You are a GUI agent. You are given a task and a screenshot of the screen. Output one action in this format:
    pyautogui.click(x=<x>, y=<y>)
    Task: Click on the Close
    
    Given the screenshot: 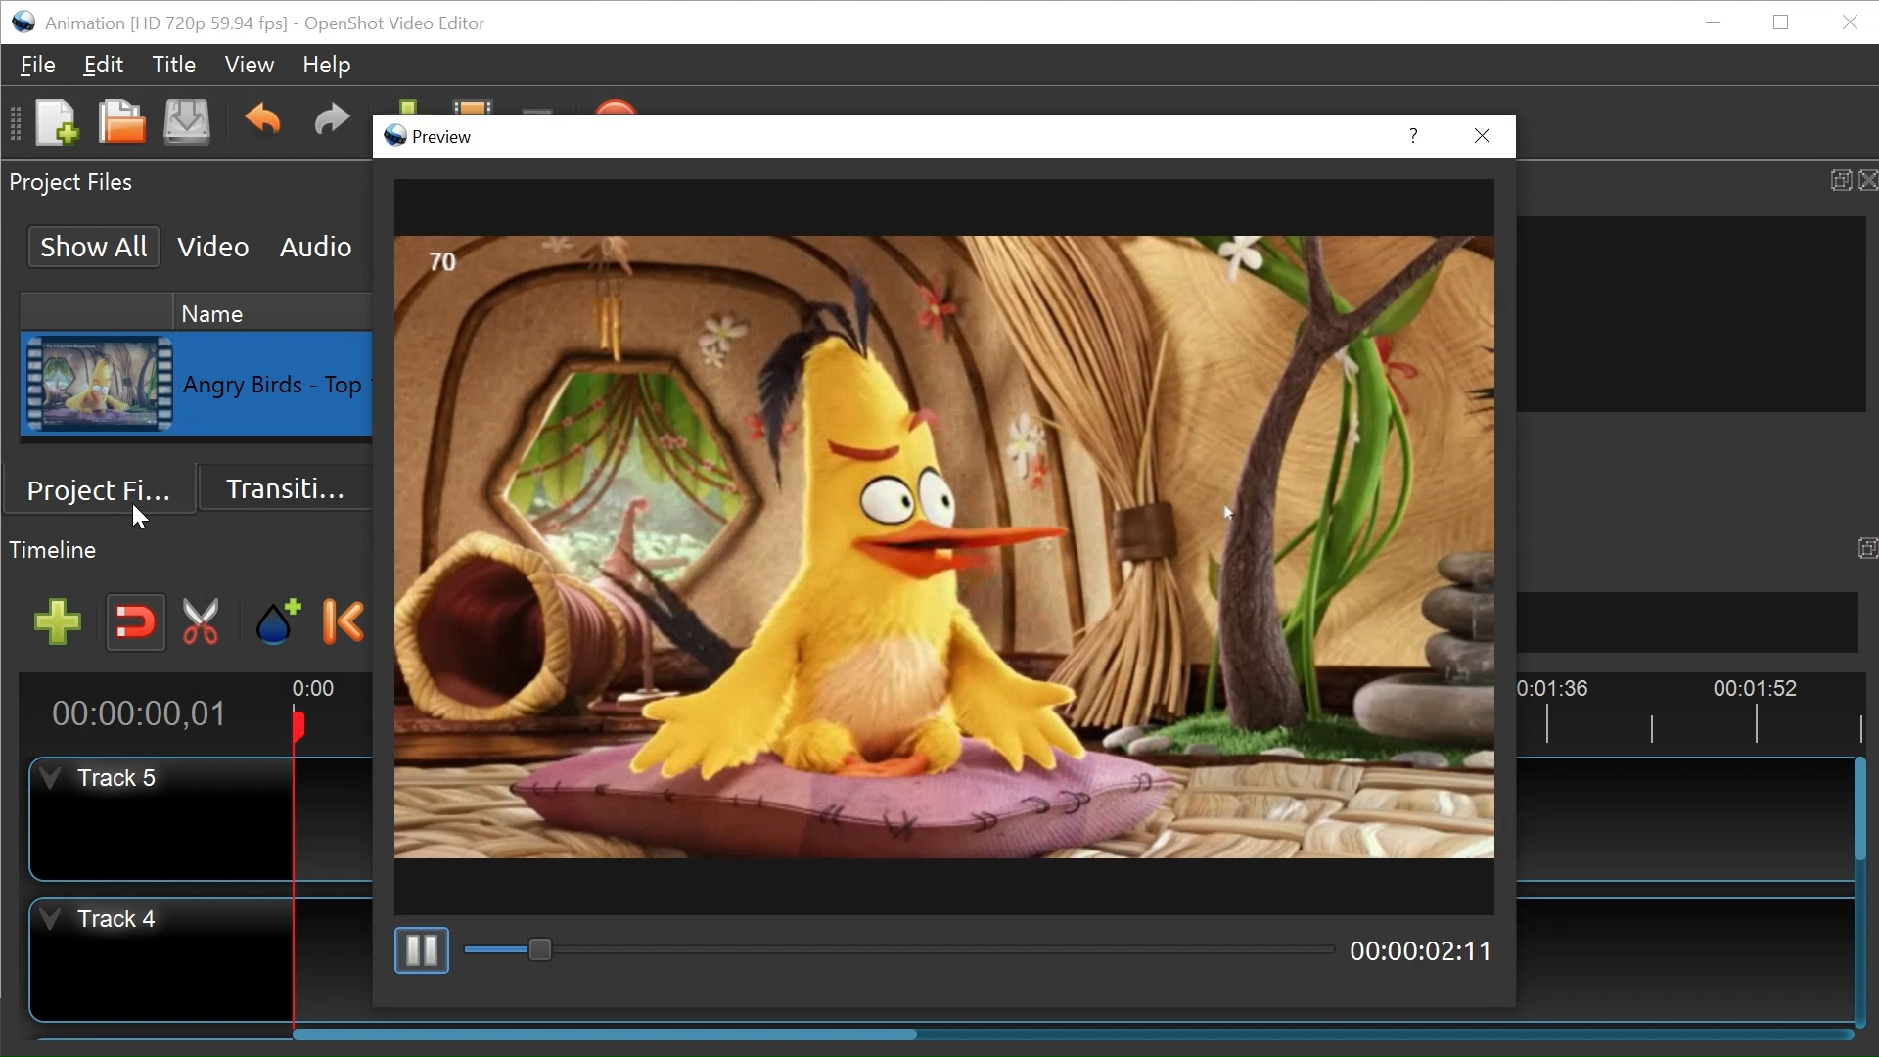 What is the action you would take?
    pyautogui.click(x=1851, y=22)
    